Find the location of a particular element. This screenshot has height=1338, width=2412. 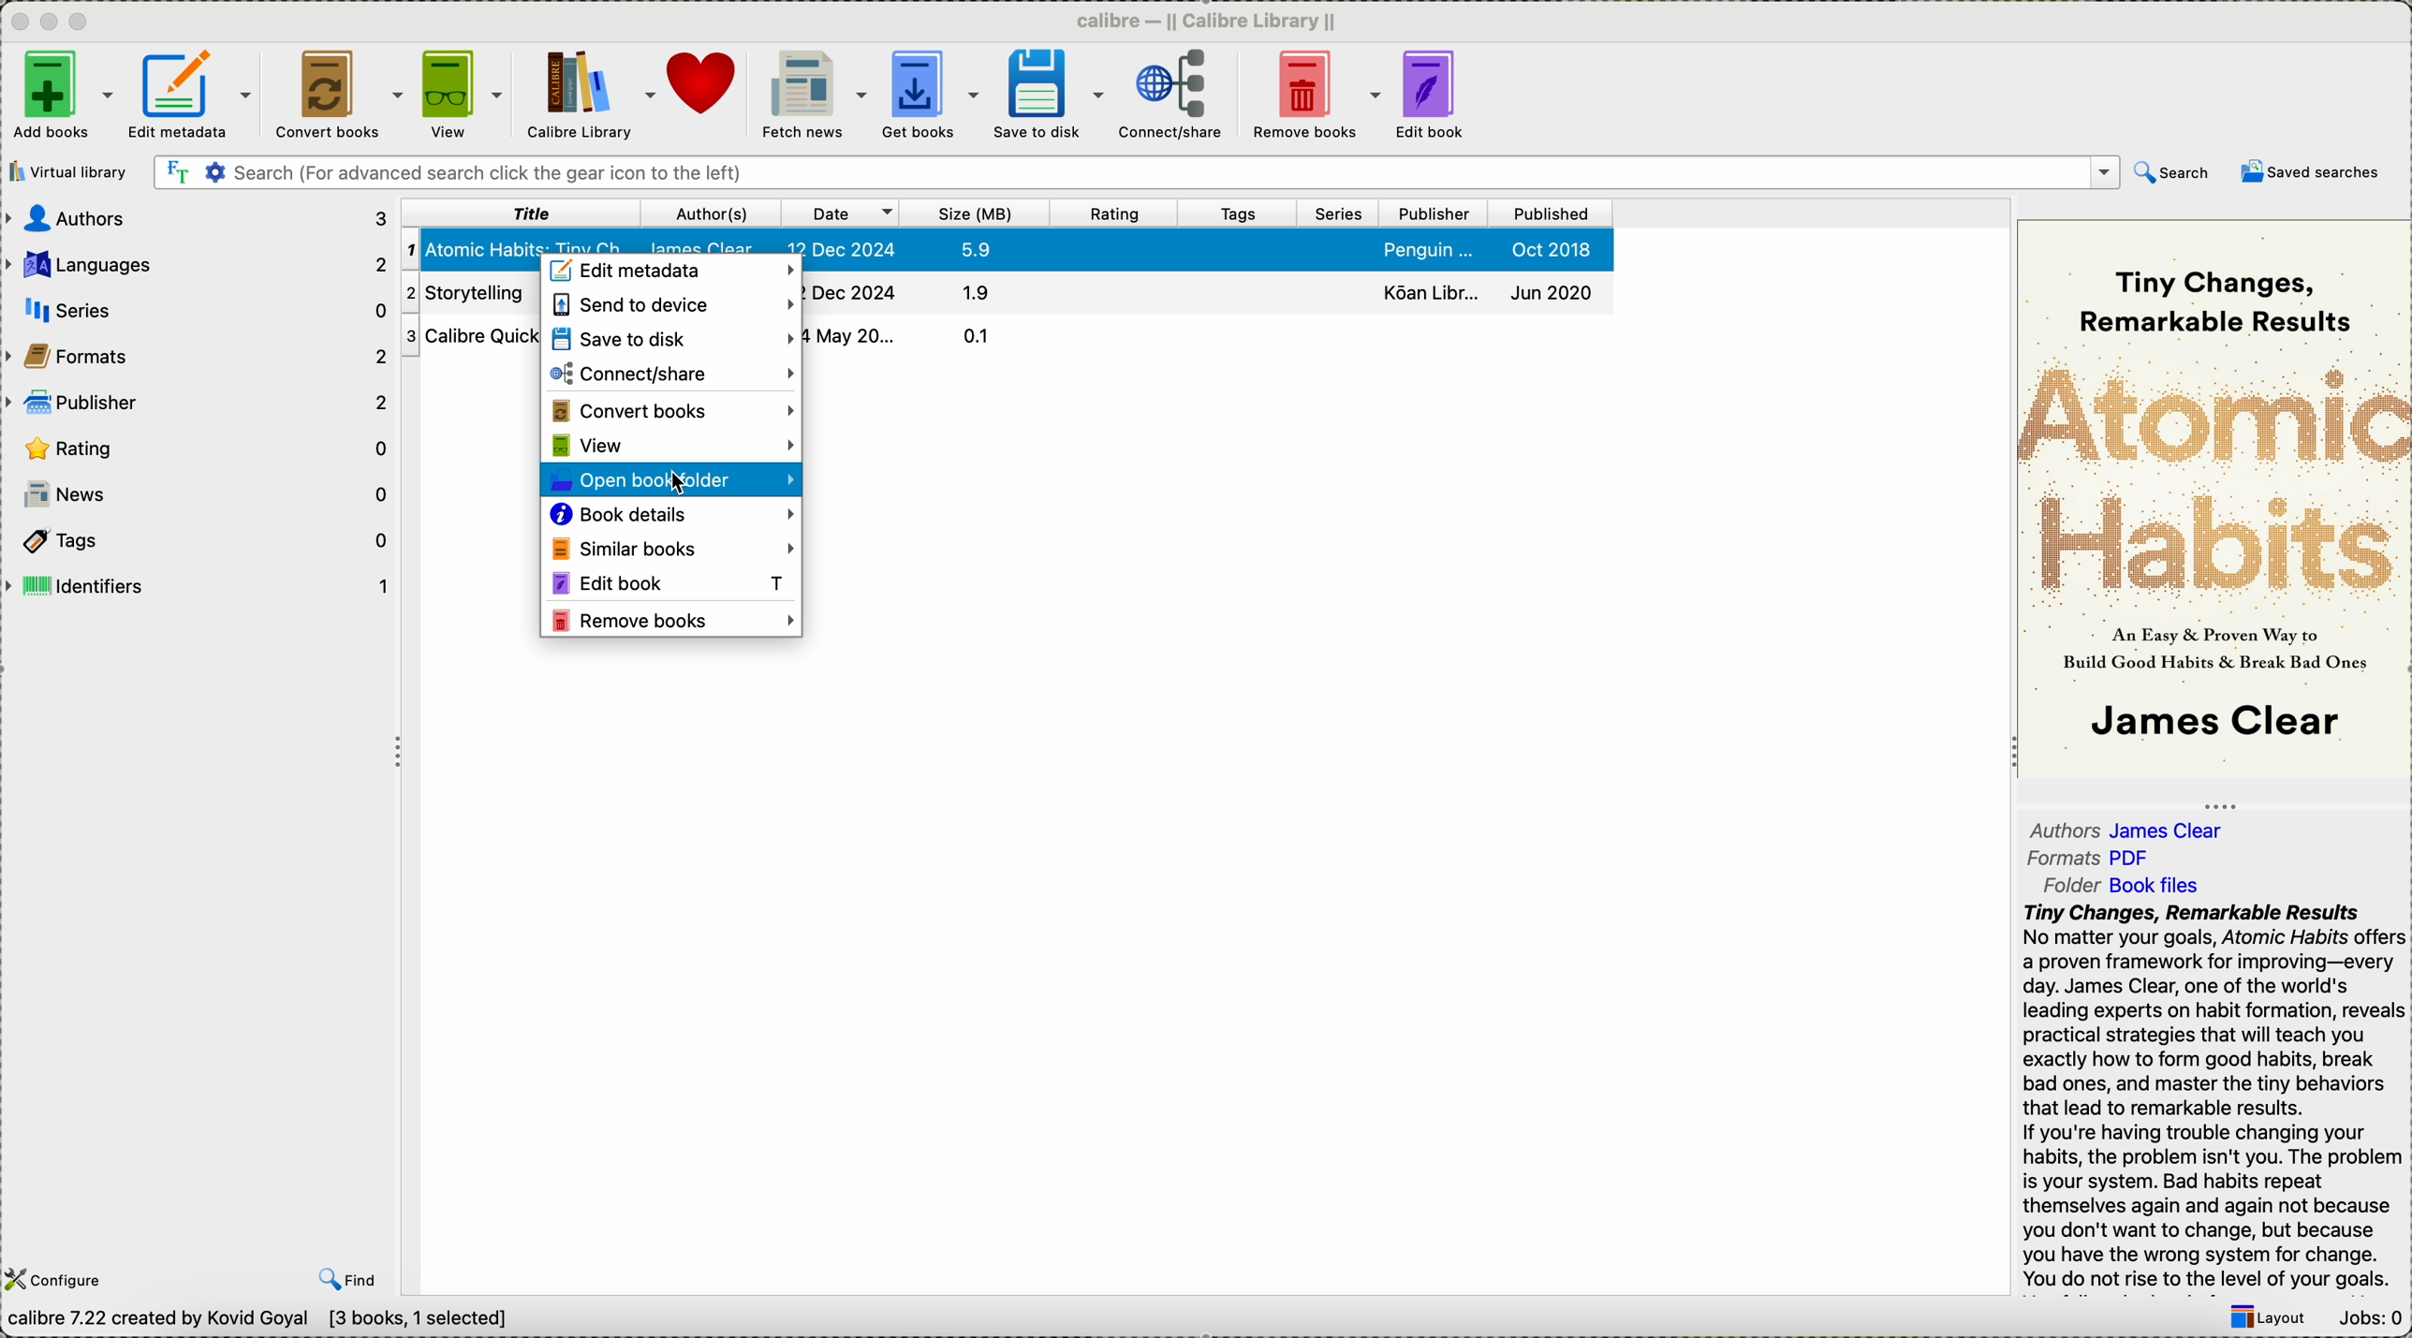

virtual library is located at coordinates (72, 171).